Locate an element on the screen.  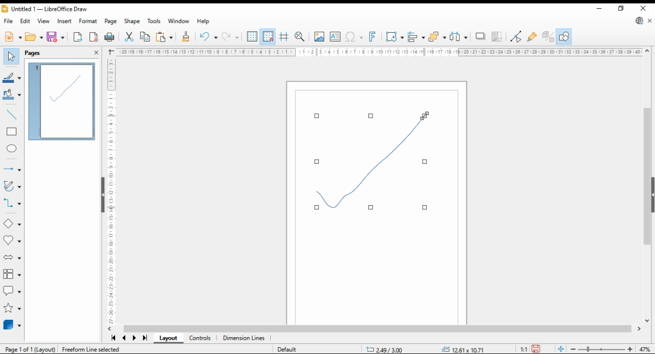
format is located at coordinates (88, 21).